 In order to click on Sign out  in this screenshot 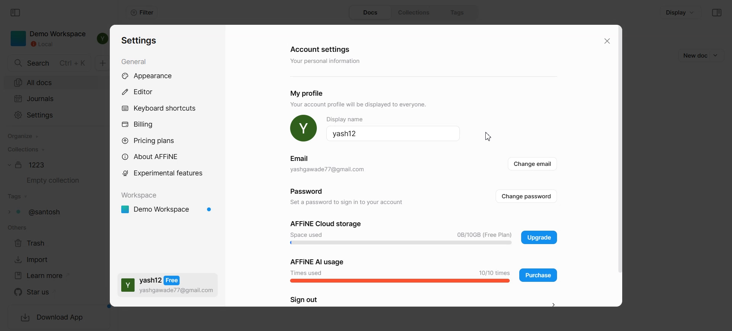, I will do `click(425, 300)`.